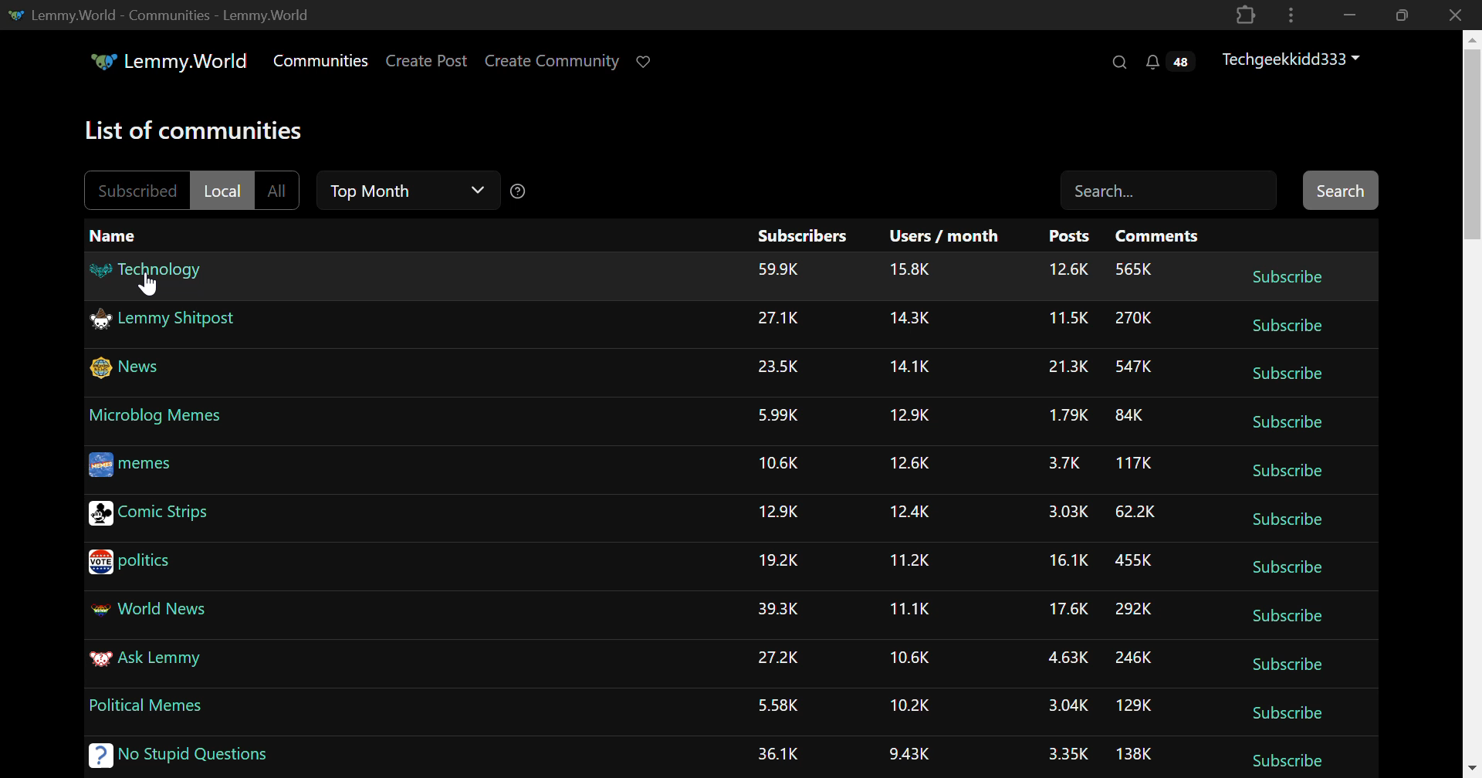 The width and height of the screenshot is (1482, 778). I want to click on 11.2K, so click(908, 561).